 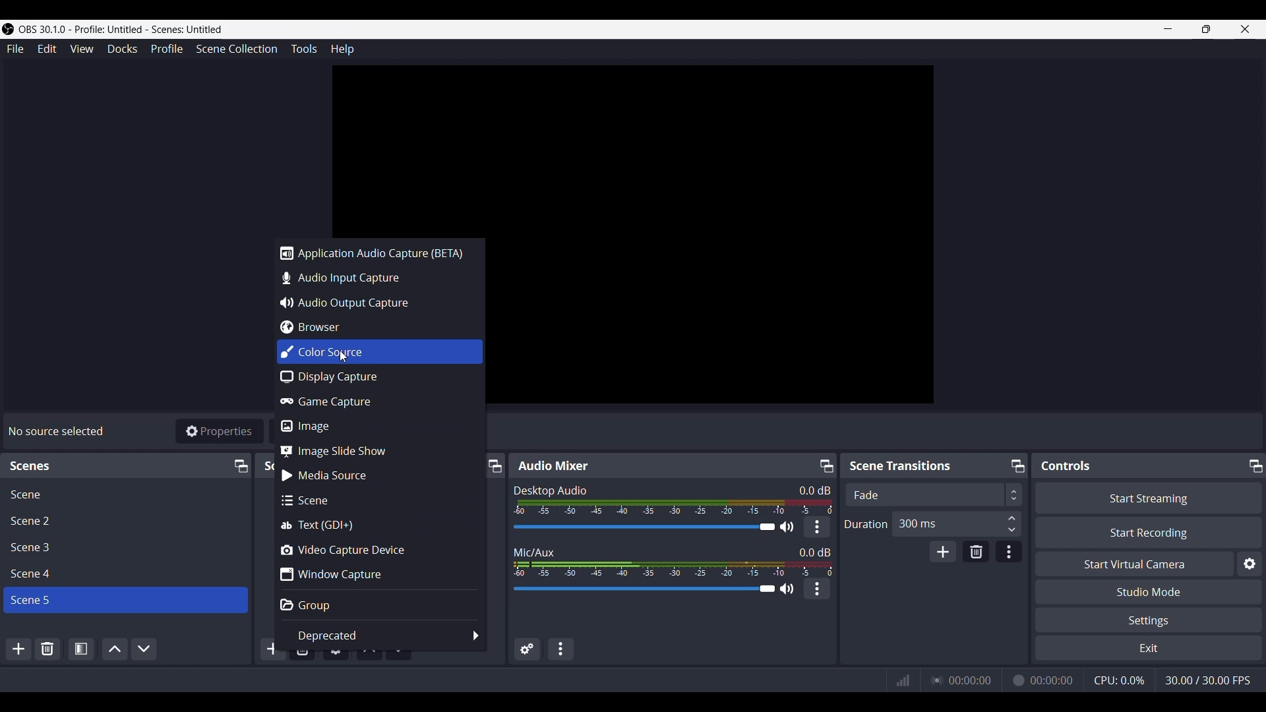 What do you see at coordinates (1255, 465) in the screenshot?
I see `Maximize` at bounding box center [1255, 465].